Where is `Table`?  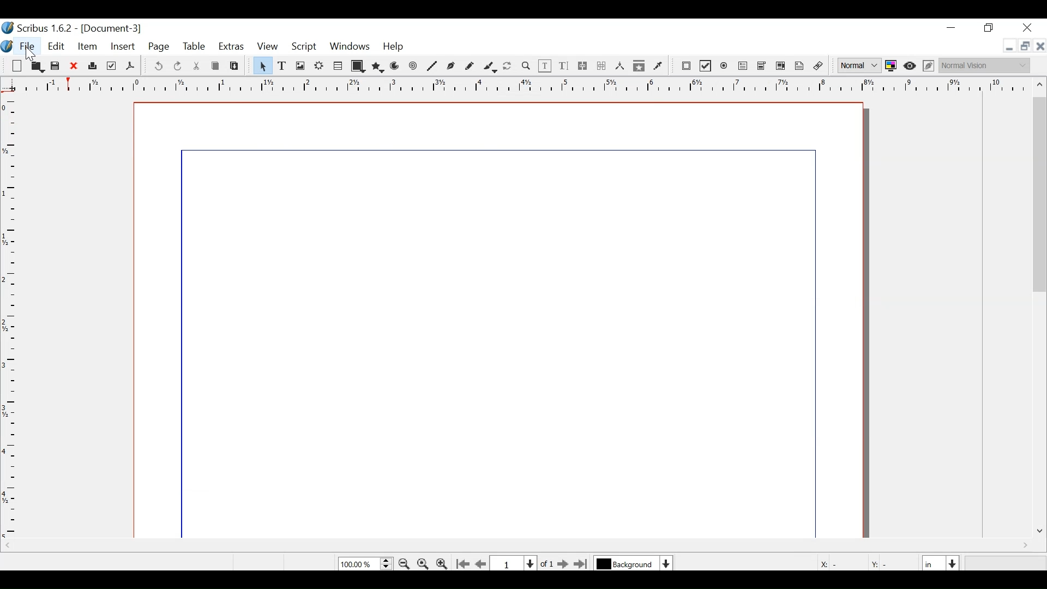 Table is located at coordinates (339, 65).